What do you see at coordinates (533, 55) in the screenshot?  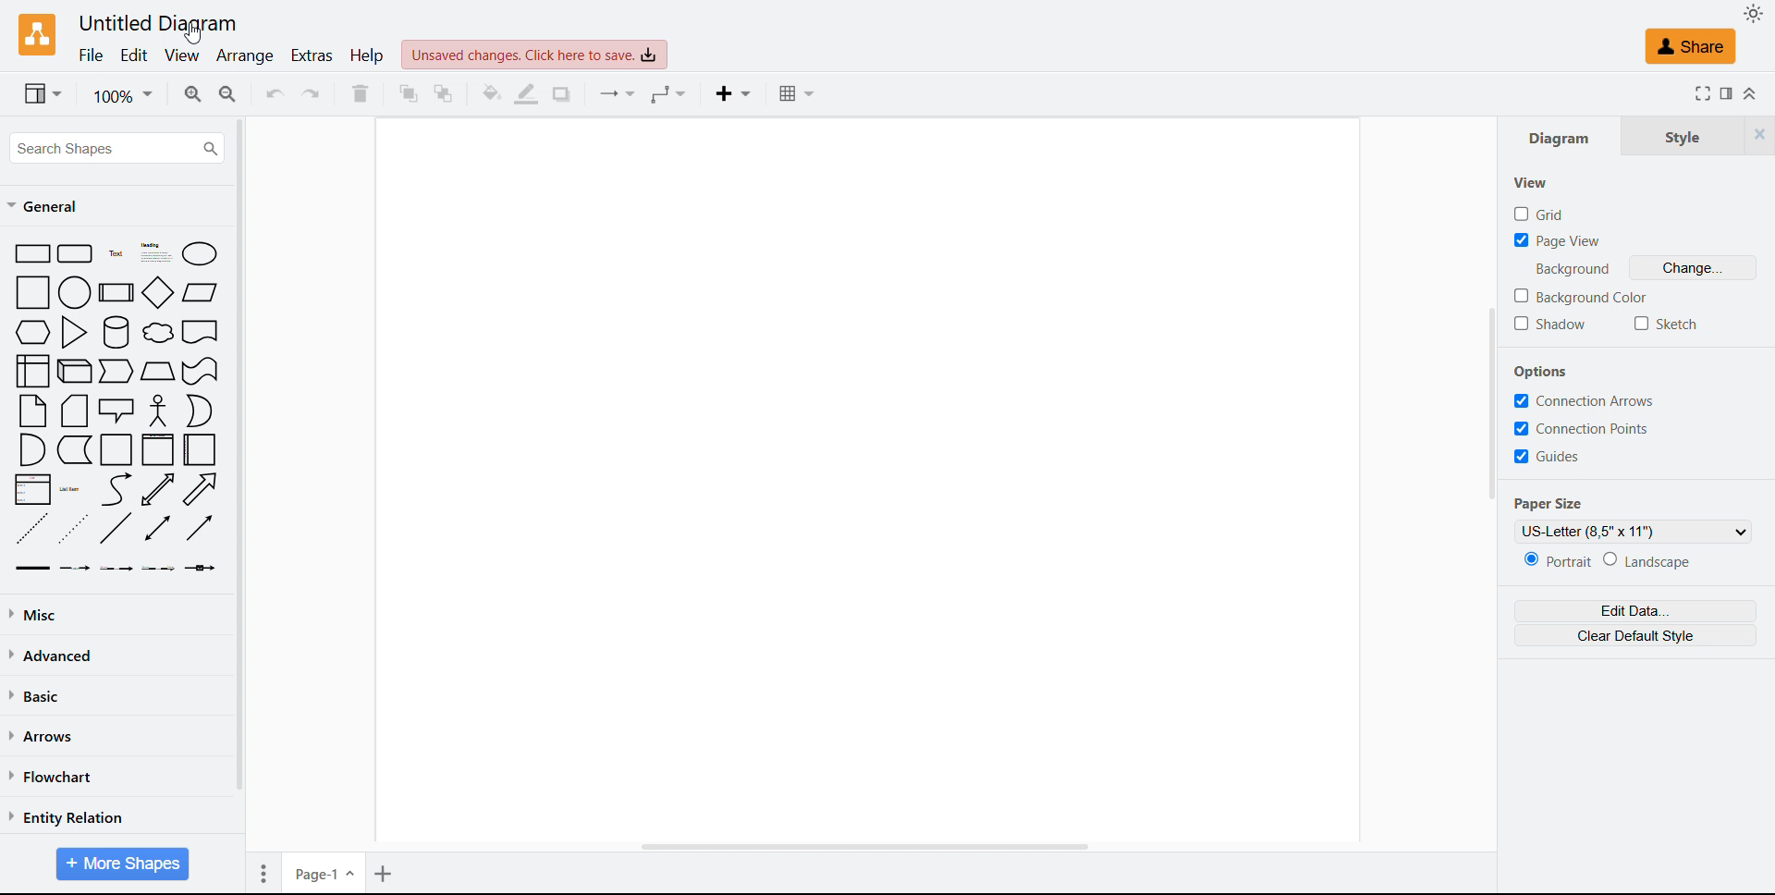 I see `Unsaved changes click here to save ` at bounding box center [533, 55].